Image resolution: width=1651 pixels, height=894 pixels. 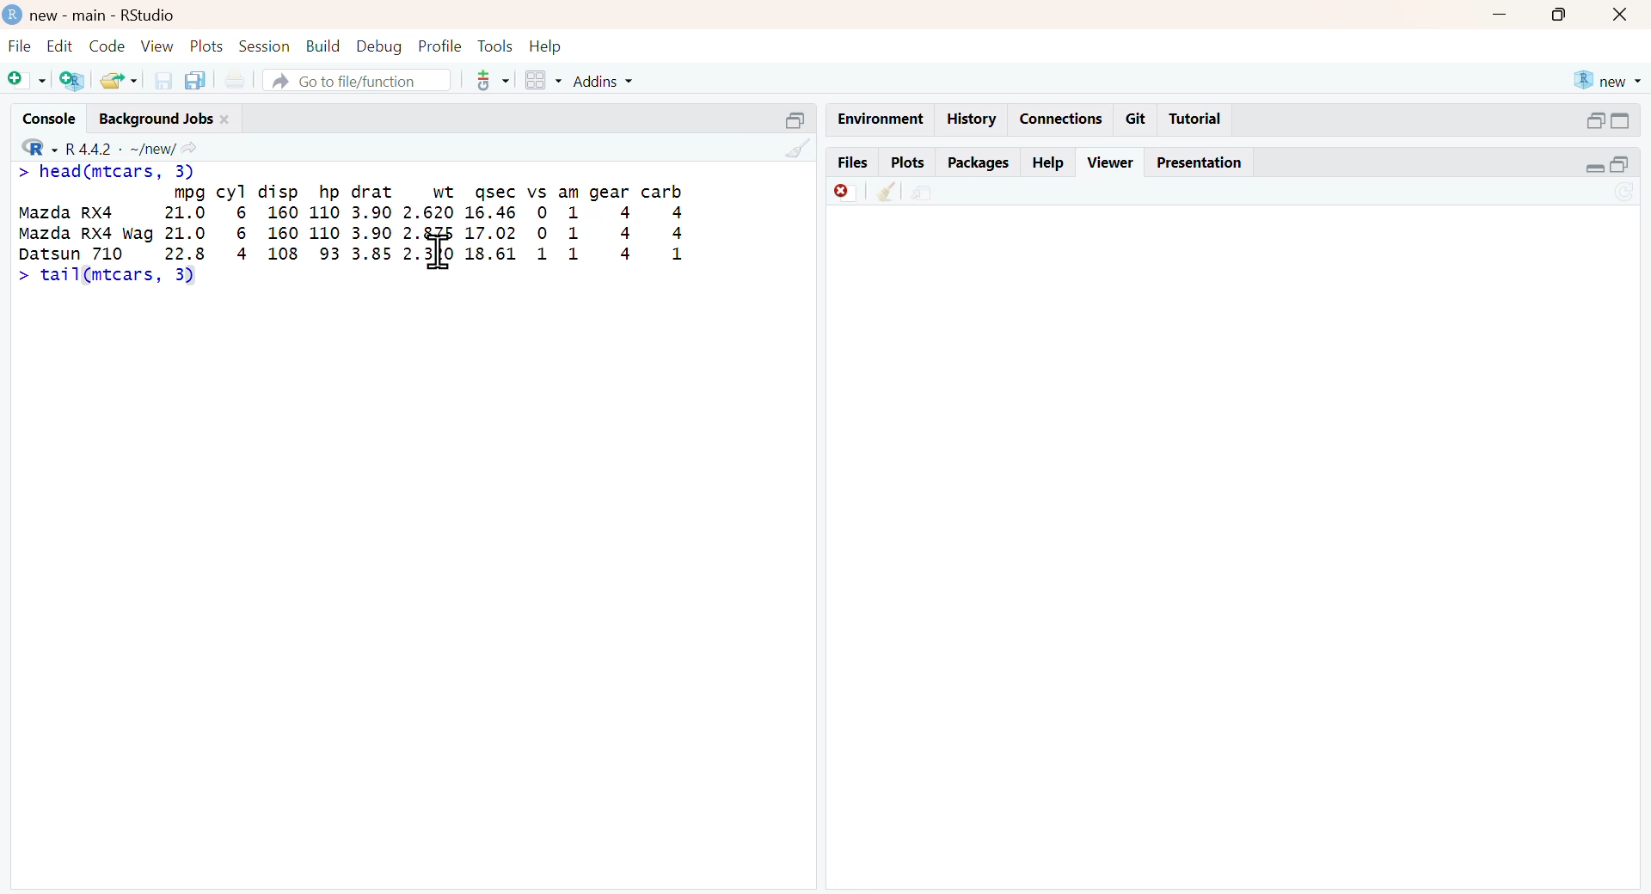 I want to click on Packages, so click(x=979, y=161).